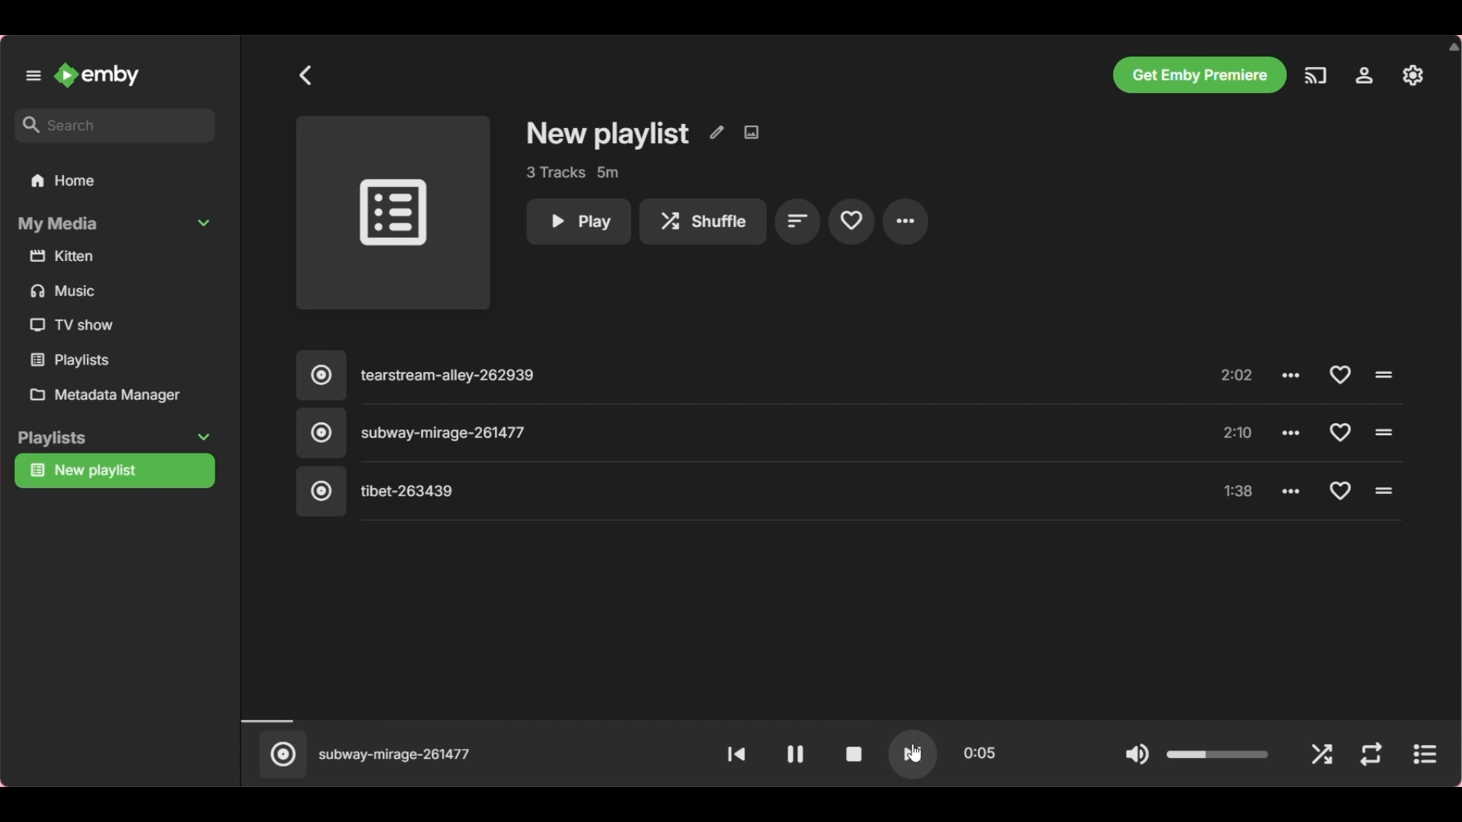 Image resolution: width=1462 pixels, height=822 pixels. Describe the element at coordinates (905, 222) in the screenshot. I see `More settings` at that location.